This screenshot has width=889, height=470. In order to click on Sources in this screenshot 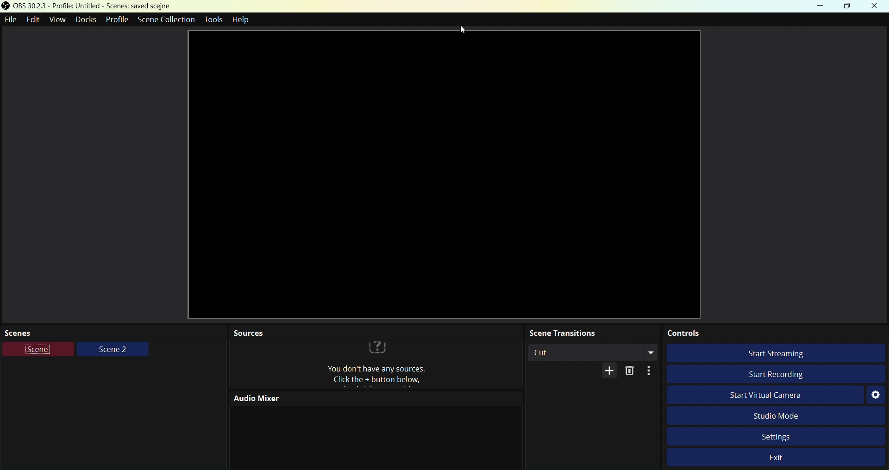, I will do `click(391, 375)`.